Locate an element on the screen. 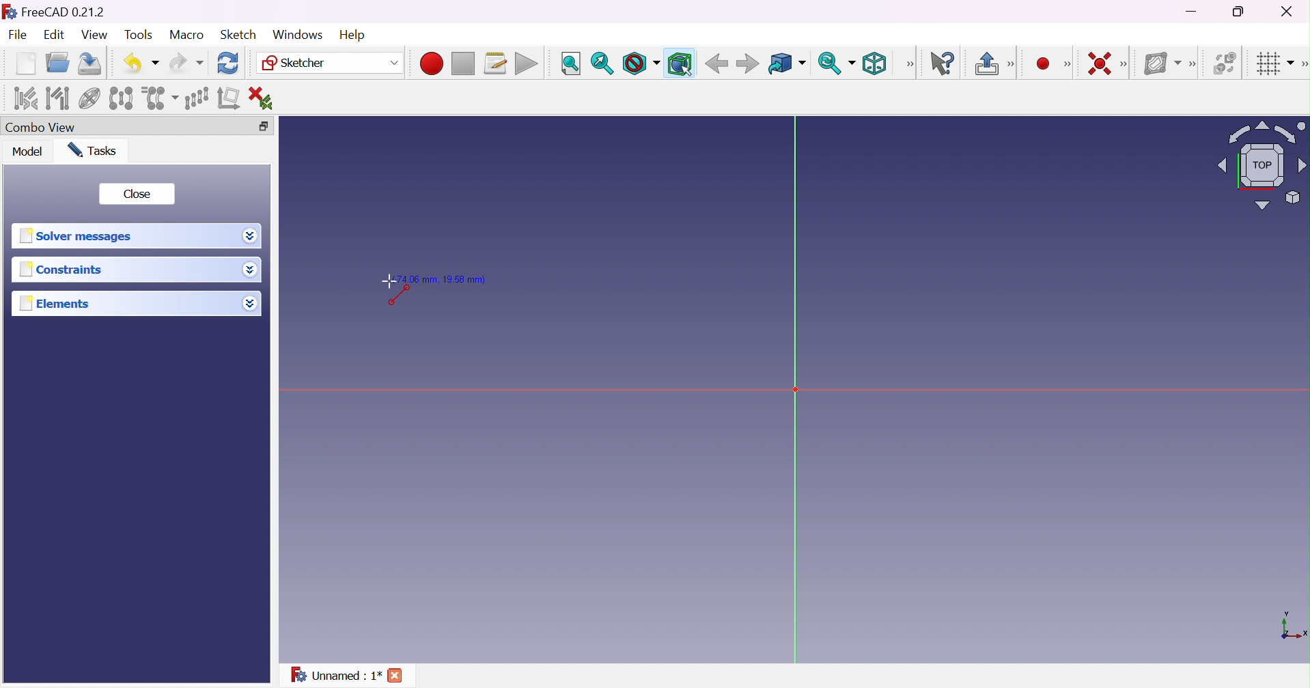 The image size is (1310, 688). Stop macros recording is located at coordinates (462, 64).